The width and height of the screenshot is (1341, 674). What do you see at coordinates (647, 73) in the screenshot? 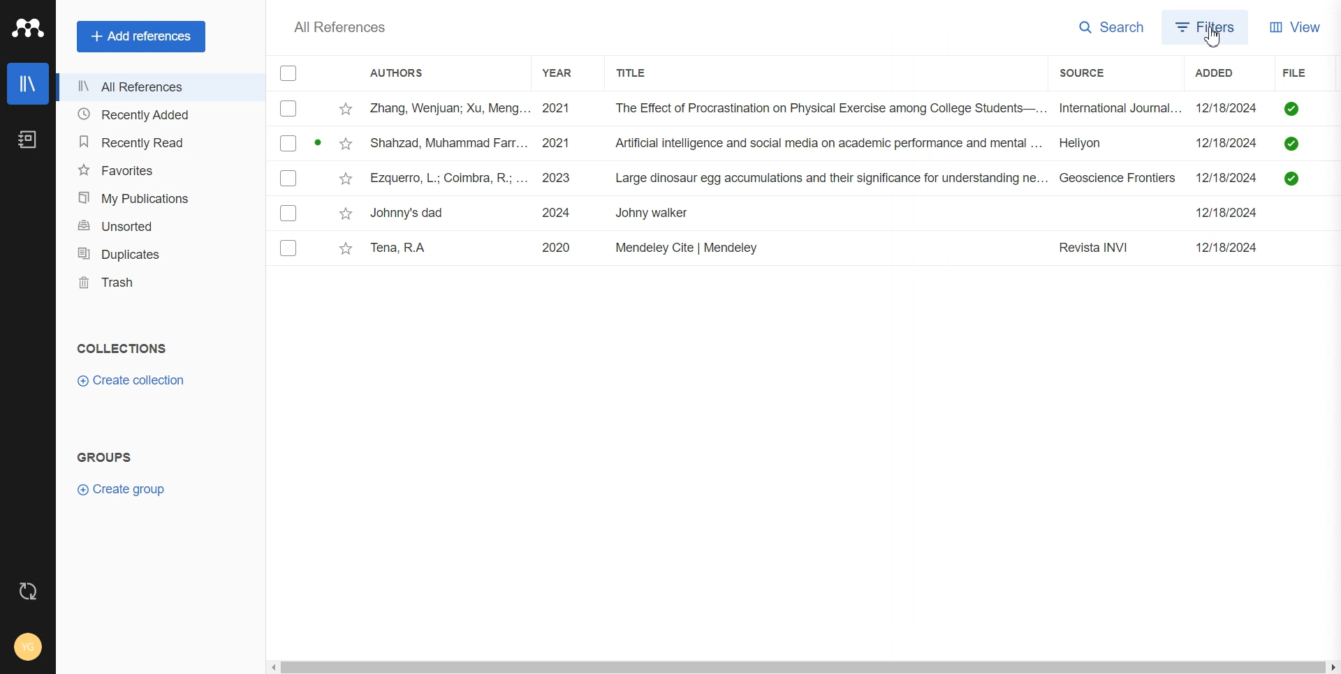
I see `Title` at bounding box center [647, 73].